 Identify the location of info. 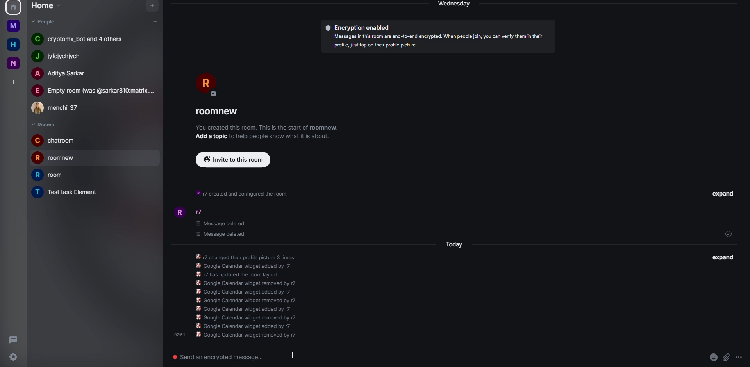
(284, 137).